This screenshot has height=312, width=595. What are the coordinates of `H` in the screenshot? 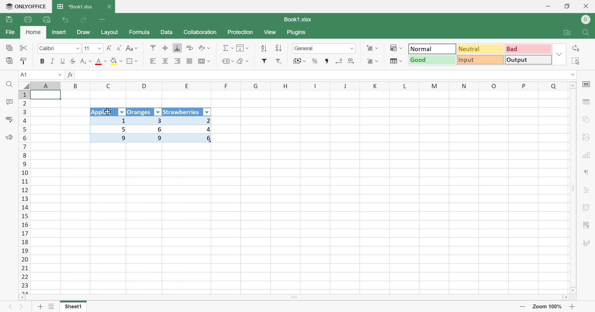 It's located at (286, 86).